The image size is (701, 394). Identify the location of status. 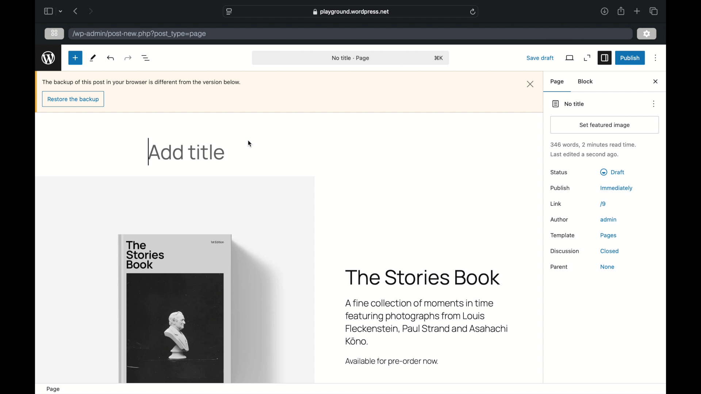
(560, 173).